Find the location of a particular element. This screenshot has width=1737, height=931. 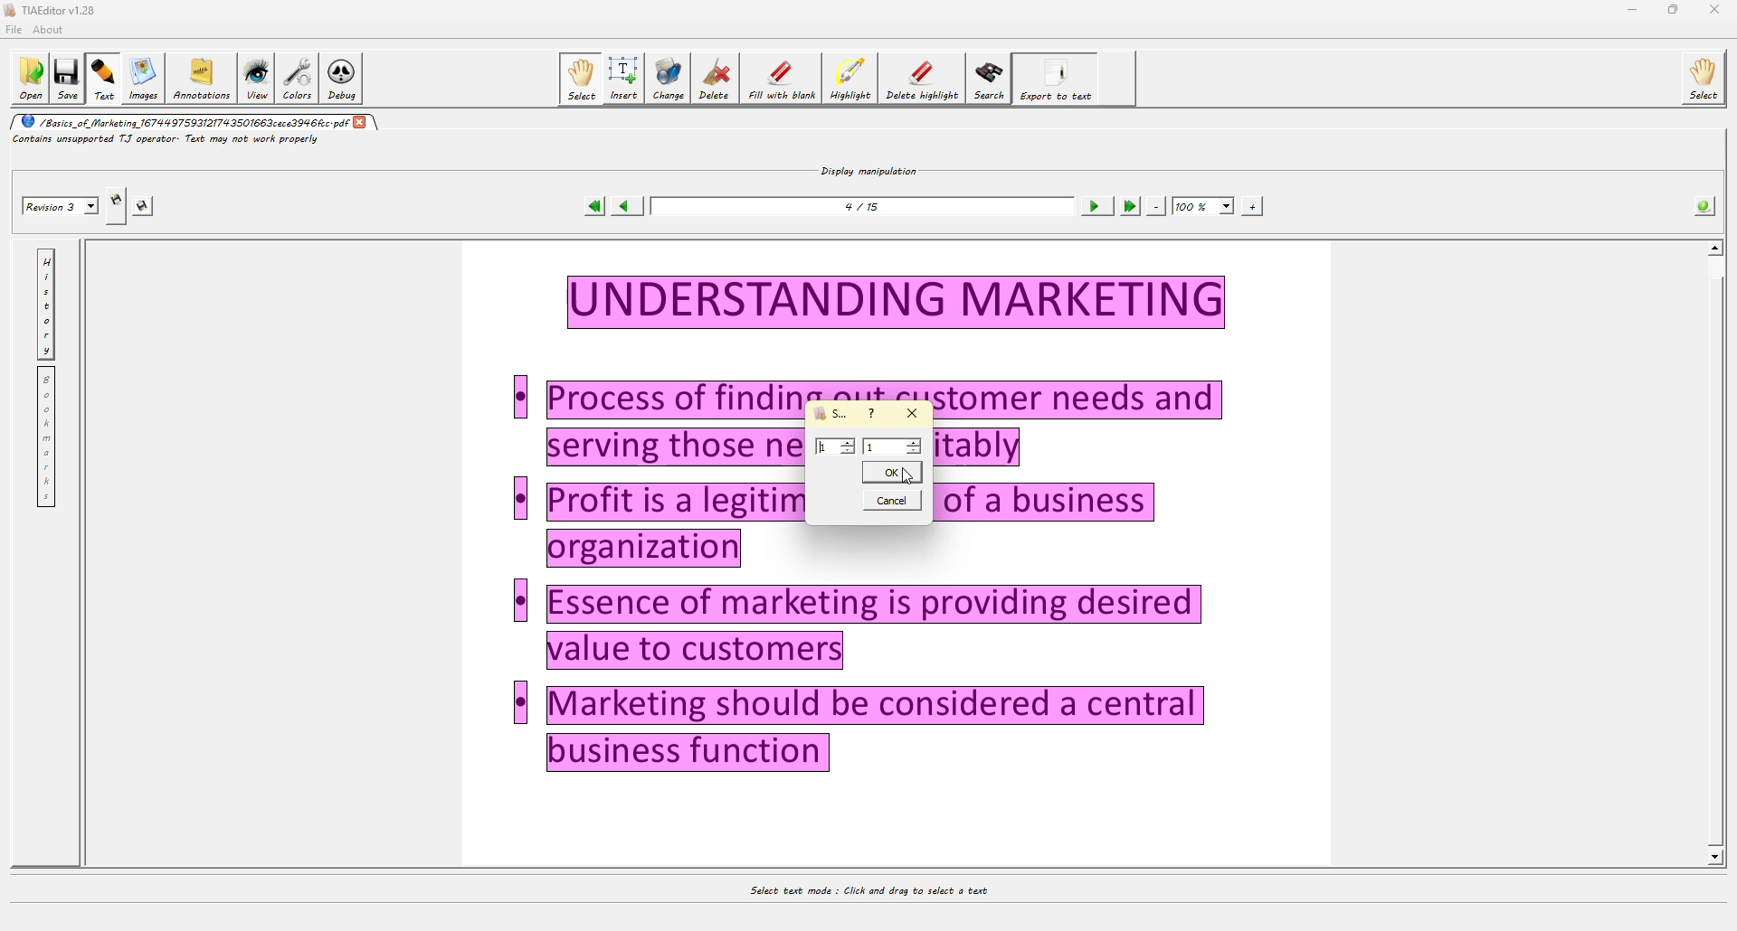

info is located at coordinates (1699, 207).